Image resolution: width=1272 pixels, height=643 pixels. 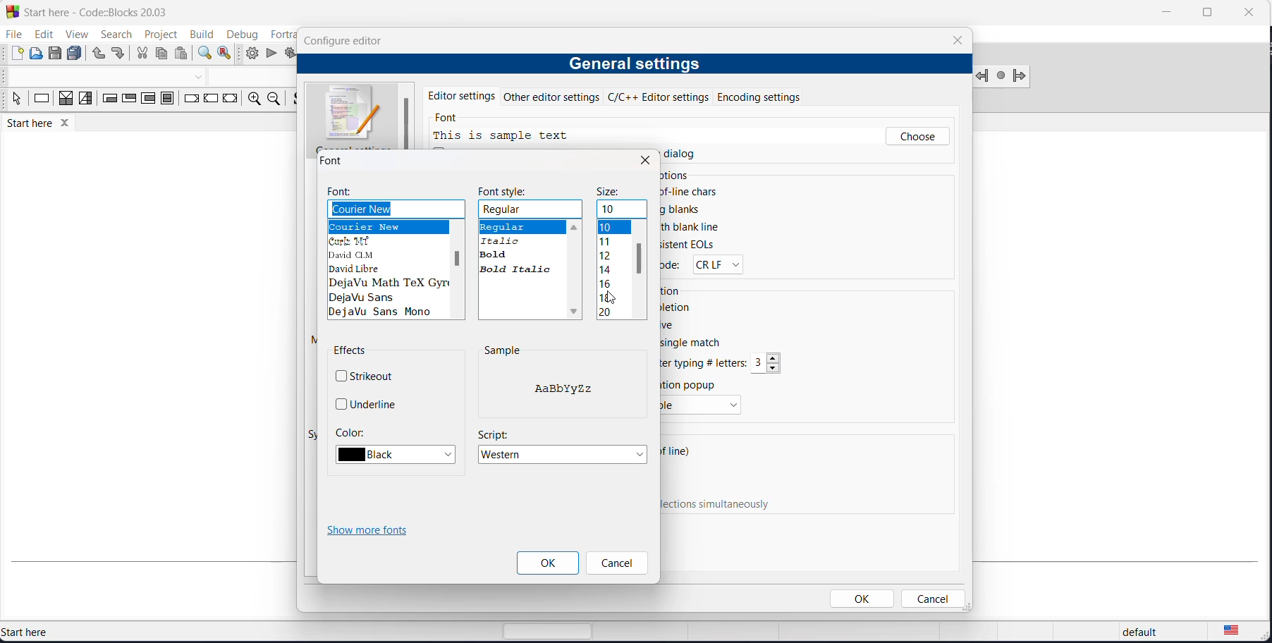 What do you see at coordinates (62, 632) in the screenshot?
I see `start here` at bounding box center [62, 632].